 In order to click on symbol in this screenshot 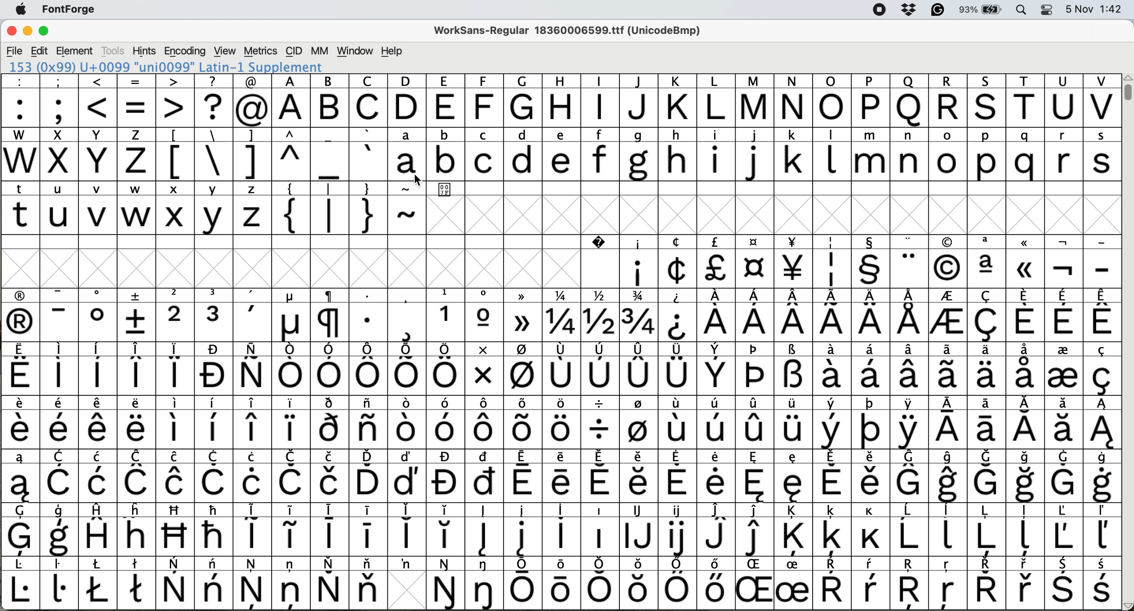, I will do `click(1027, 530)`.